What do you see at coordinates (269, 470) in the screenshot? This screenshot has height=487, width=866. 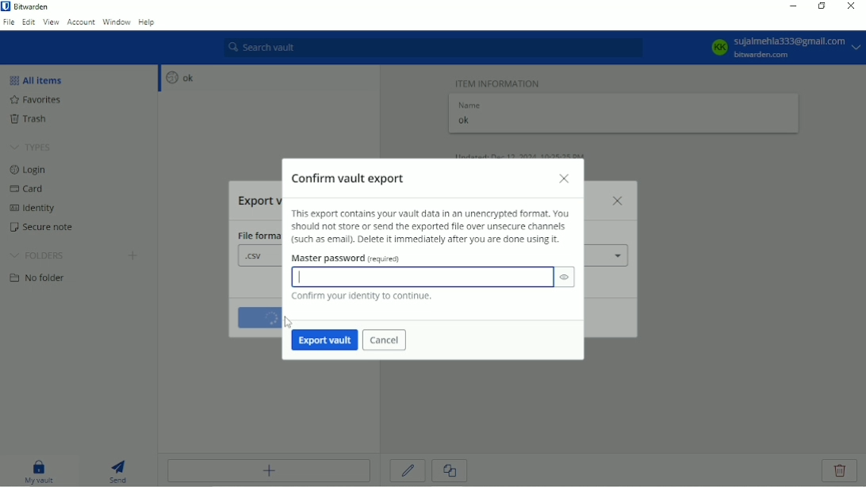 I see `Add item` at bounding box center [269, 470].